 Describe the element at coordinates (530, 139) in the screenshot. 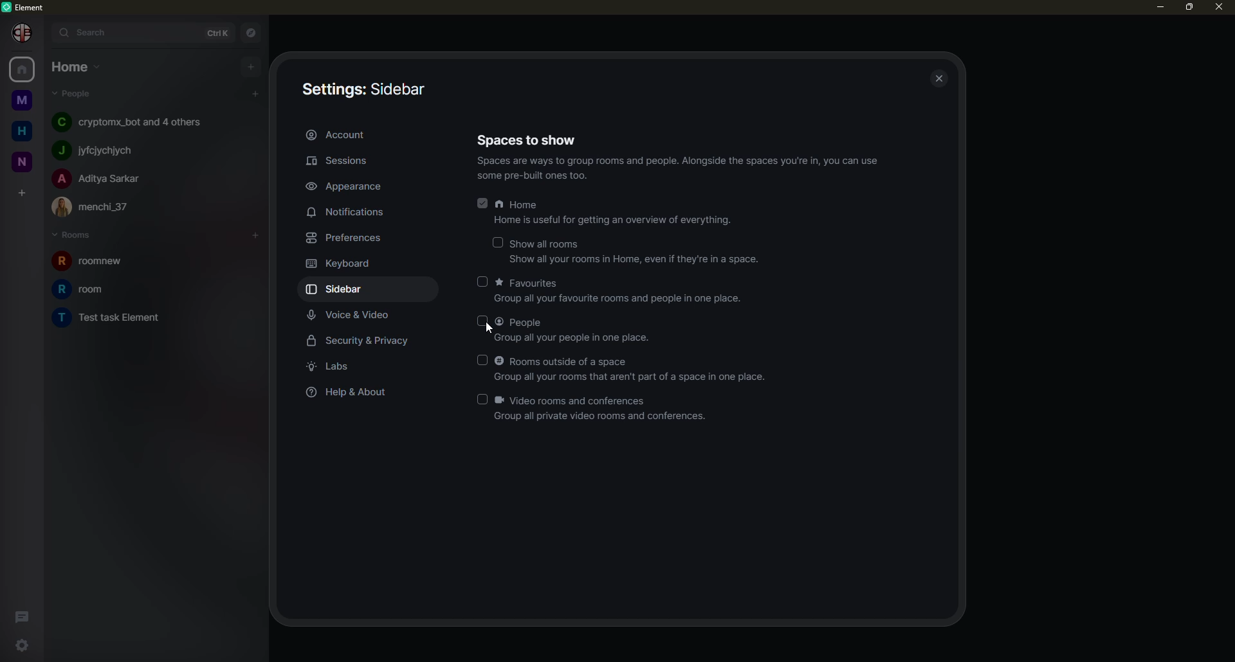

I see `spaces to show` at that location.